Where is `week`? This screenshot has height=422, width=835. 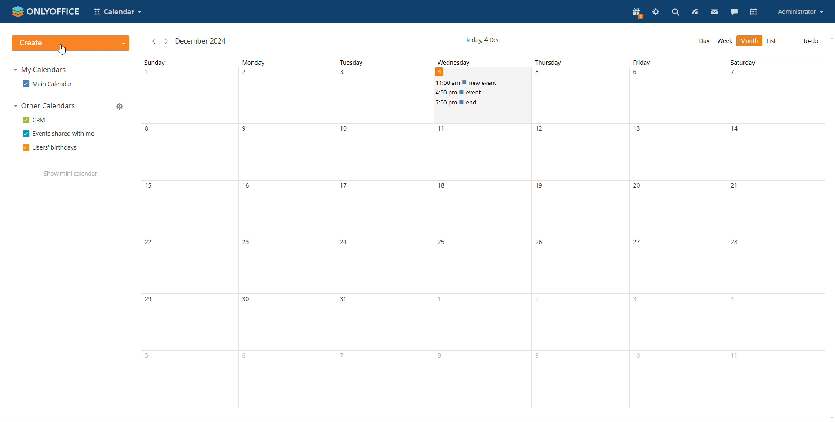 week is located at coordinates (725, 42).